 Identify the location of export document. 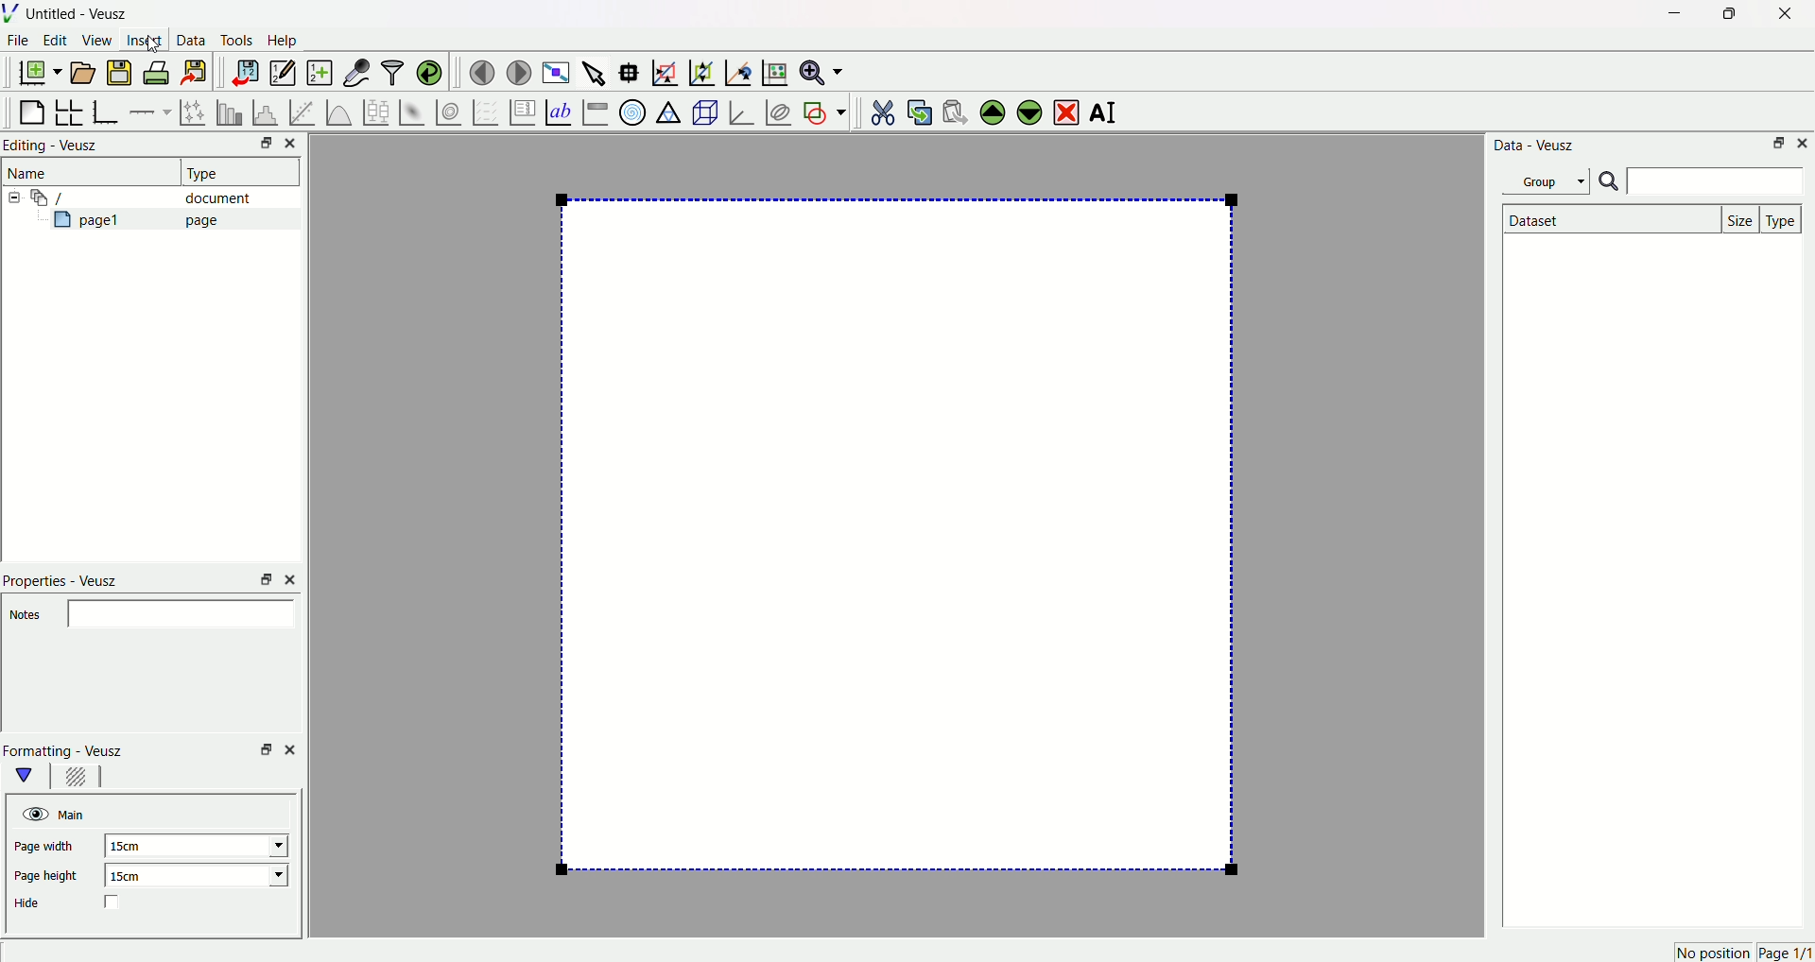
(203, 72).